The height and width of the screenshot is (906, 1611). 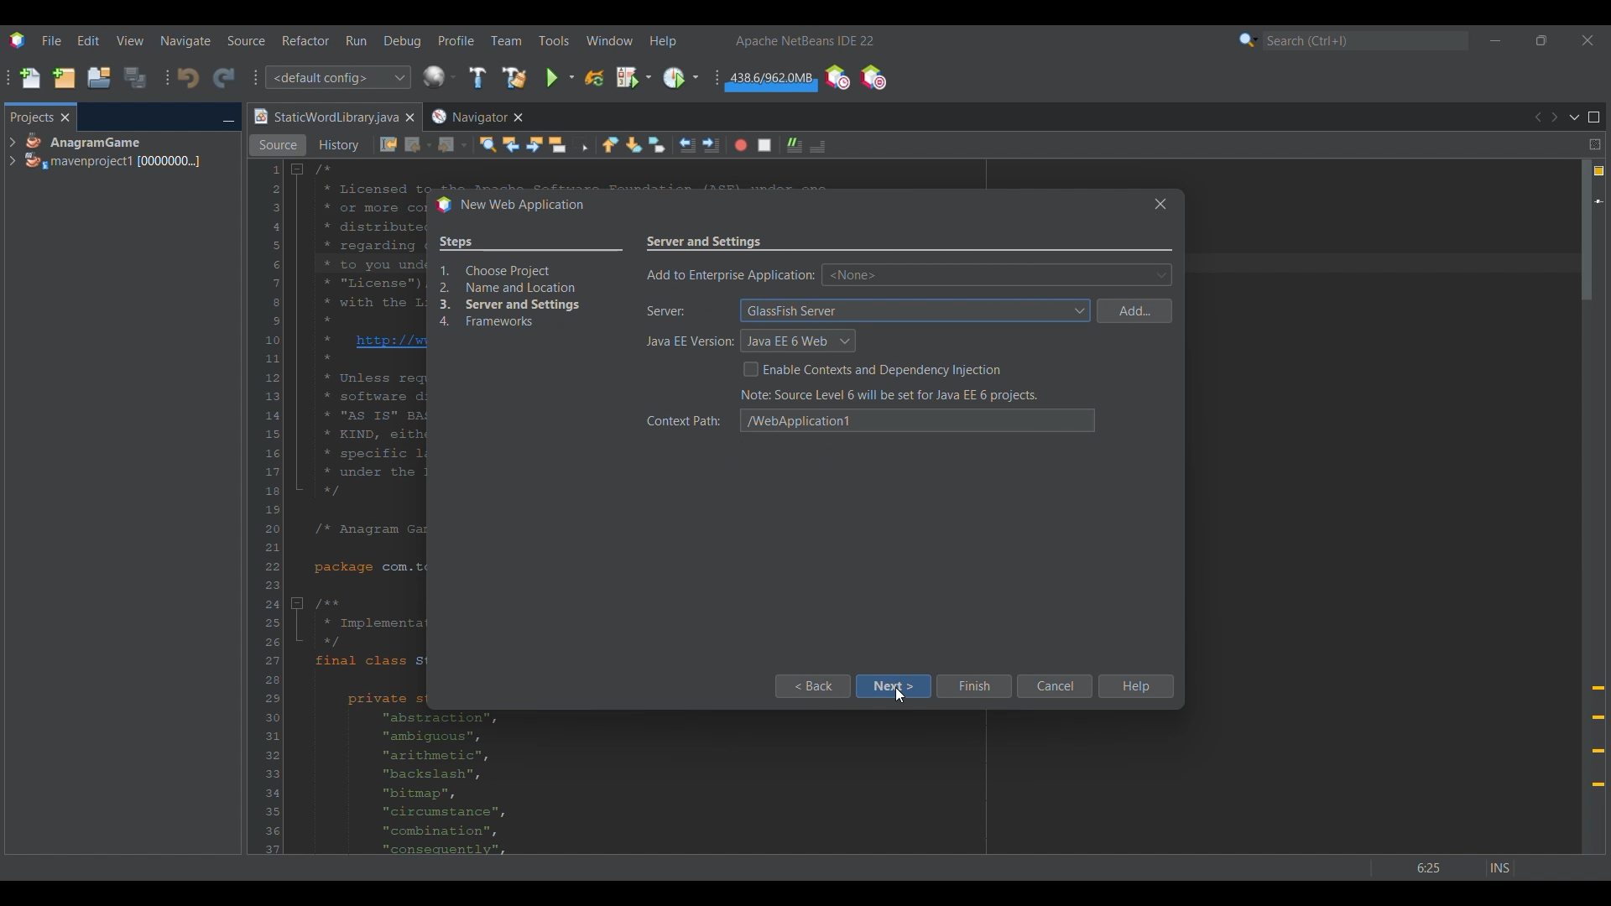 I want to click on Profile menu, so click(x=456, y=40).